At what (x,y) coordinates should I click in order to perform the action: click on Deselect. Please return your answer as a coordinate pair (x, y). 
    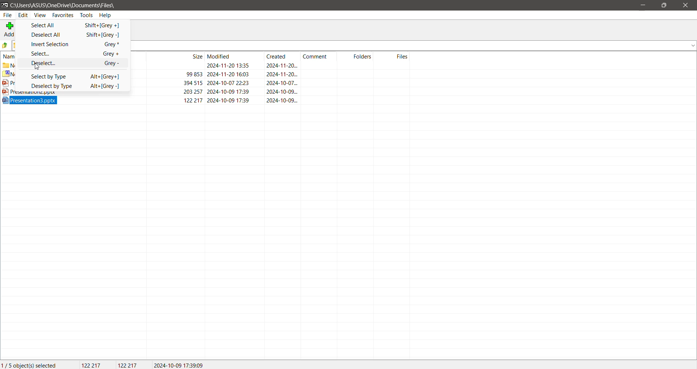
    Looking at the image, I should click on (53, 63).